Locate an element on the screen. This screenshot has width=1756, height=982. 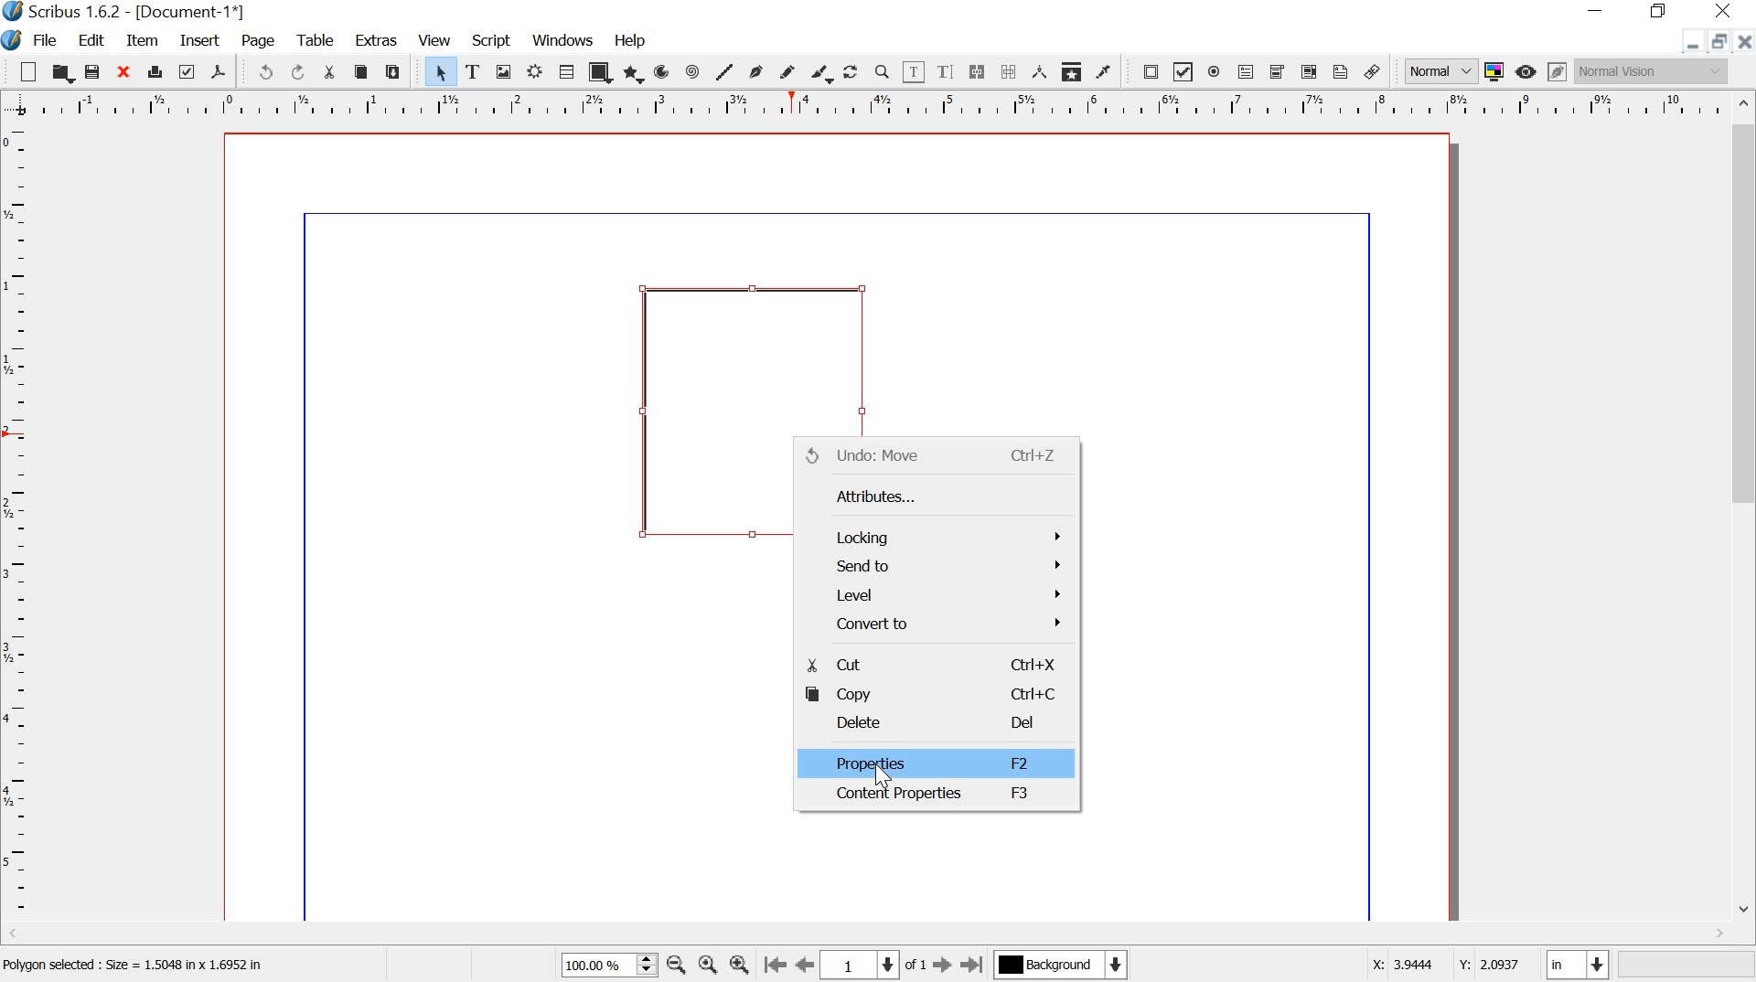
preview mode is located at coordinates (1527, 71).